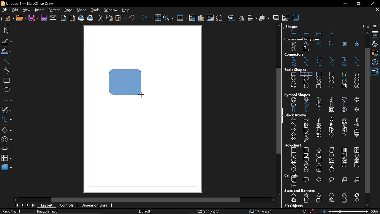 The height and width of the screenshot is (214, 380). Describe the element at coordinates (345, 211) in the screenshot. I see `change zoom` at that location.